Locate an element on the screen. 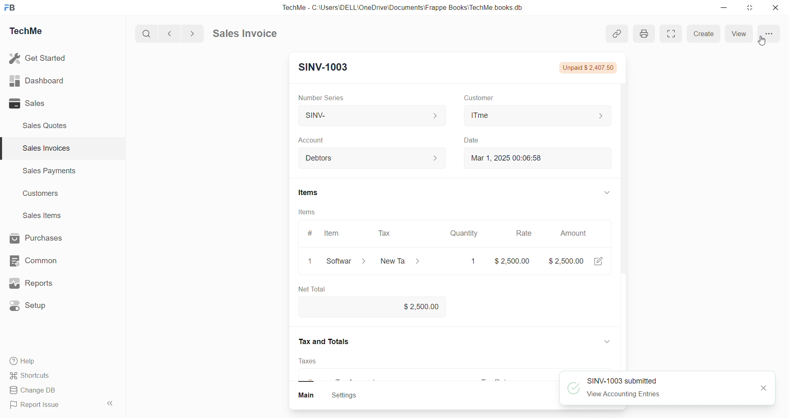  Sales Items is located at coordinates (46, 216).